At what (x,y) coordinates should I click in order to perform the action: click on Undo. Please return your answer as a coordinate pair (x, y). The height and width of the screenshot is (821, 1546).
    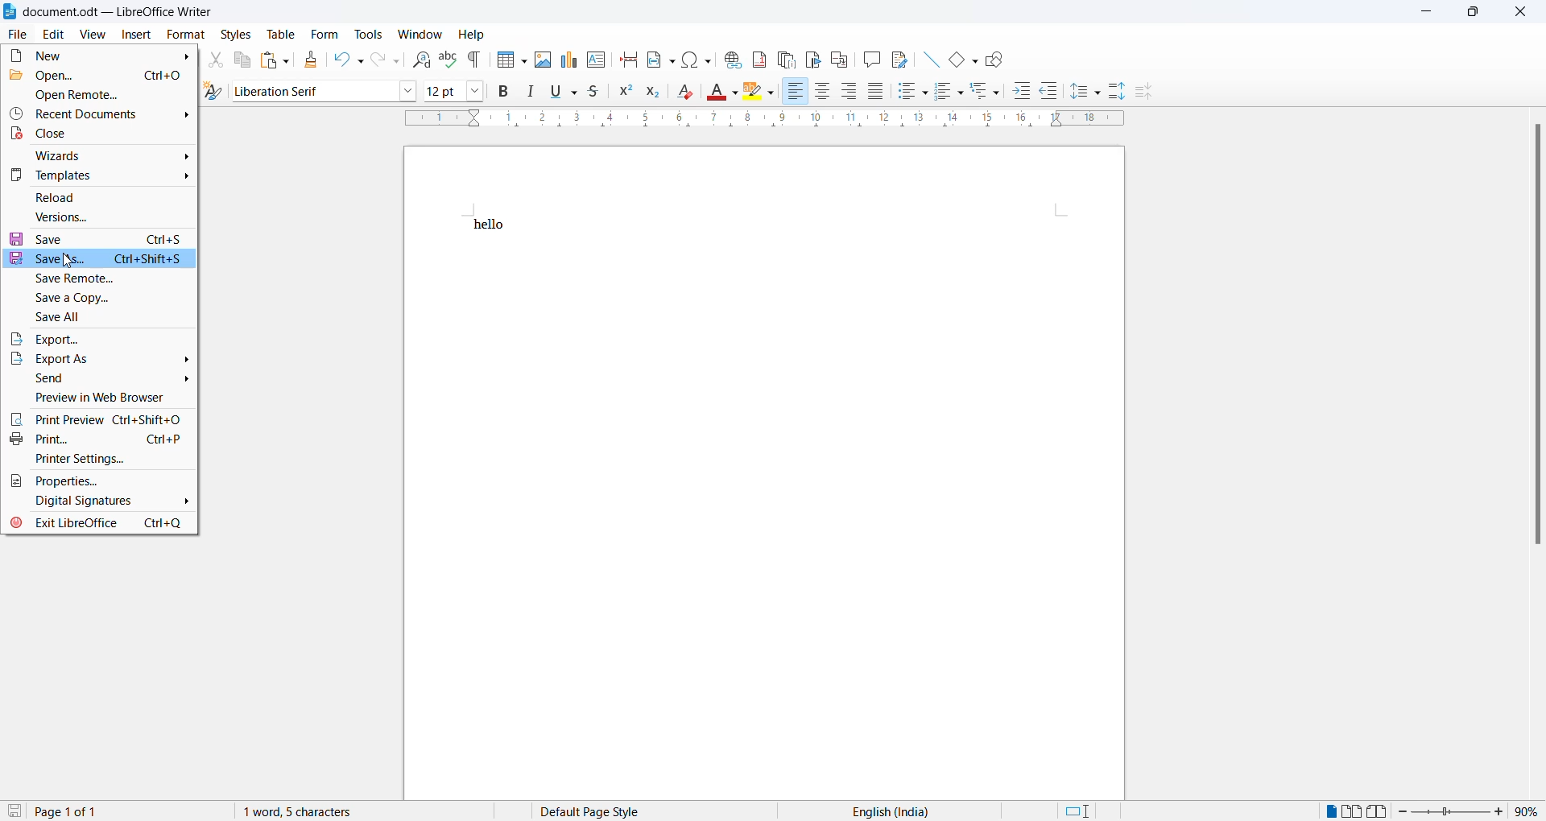
    Looking at the image, I should click on (341, 60).